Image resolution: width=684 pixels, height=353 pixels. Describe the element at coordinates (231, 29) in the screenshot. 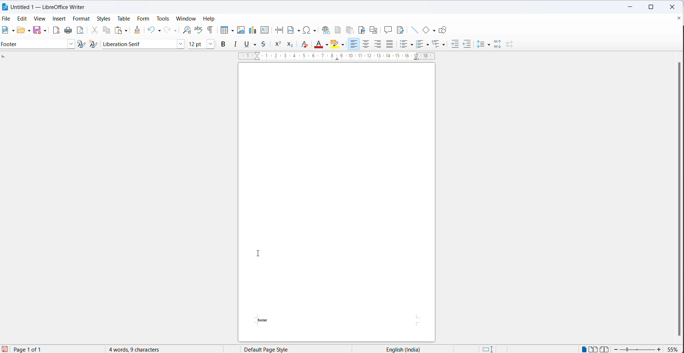

I see `table grid` at that location.